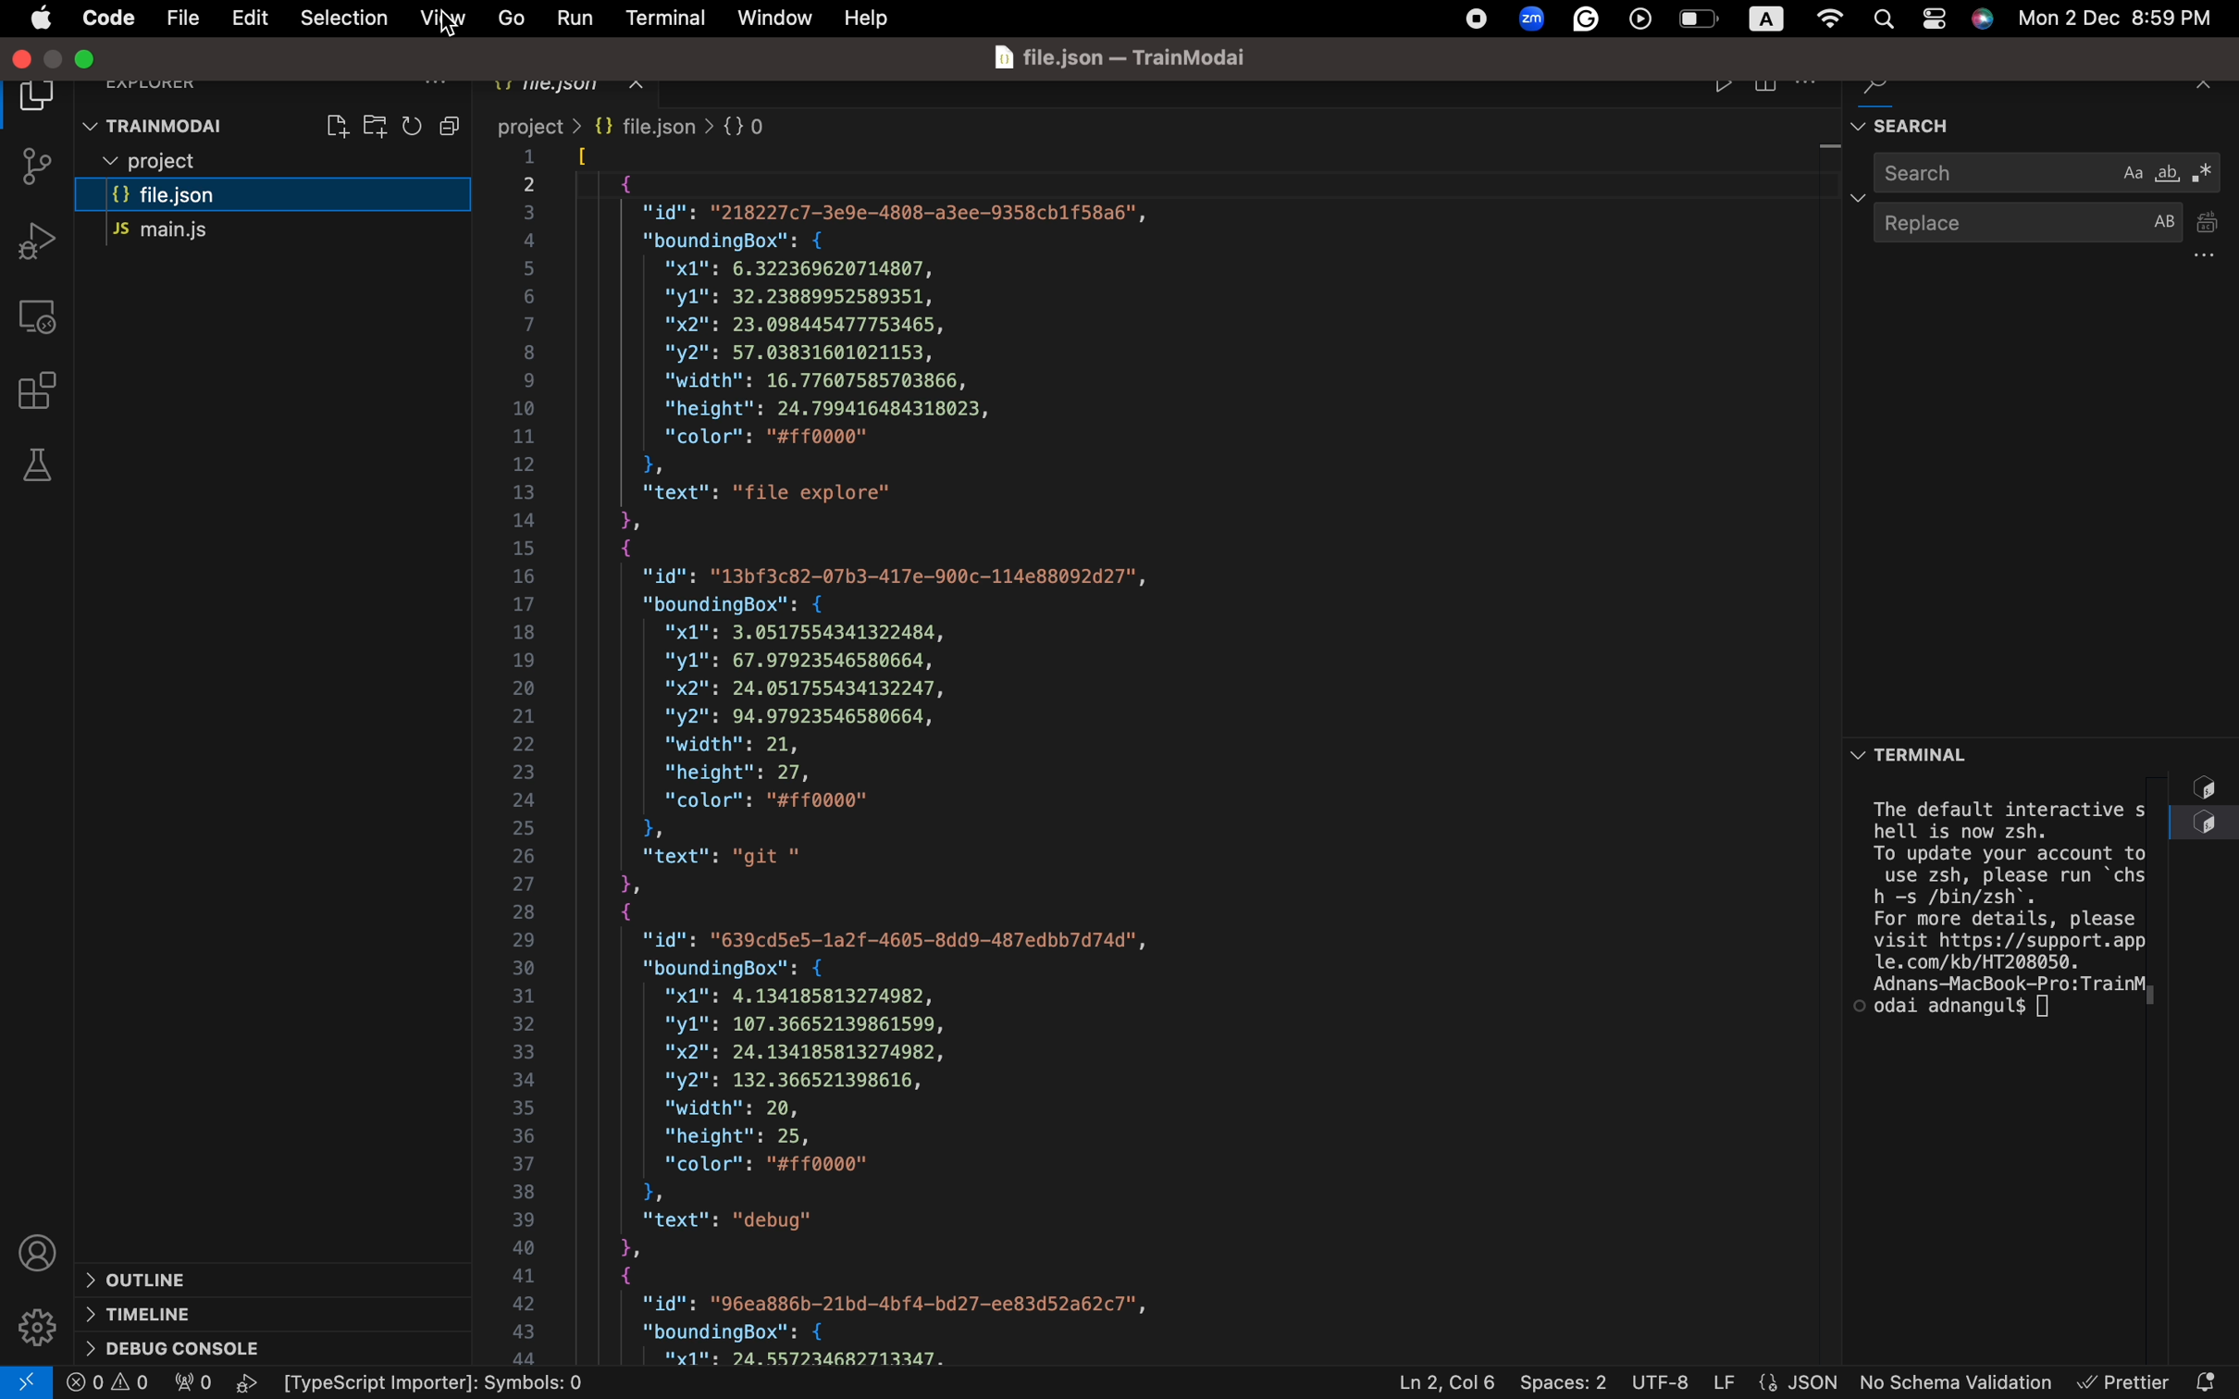 This screenshot has width=2239, height=1399. Describe the element at coordinates (192, 1315) in the screenshot. I see `timeline` at that location.